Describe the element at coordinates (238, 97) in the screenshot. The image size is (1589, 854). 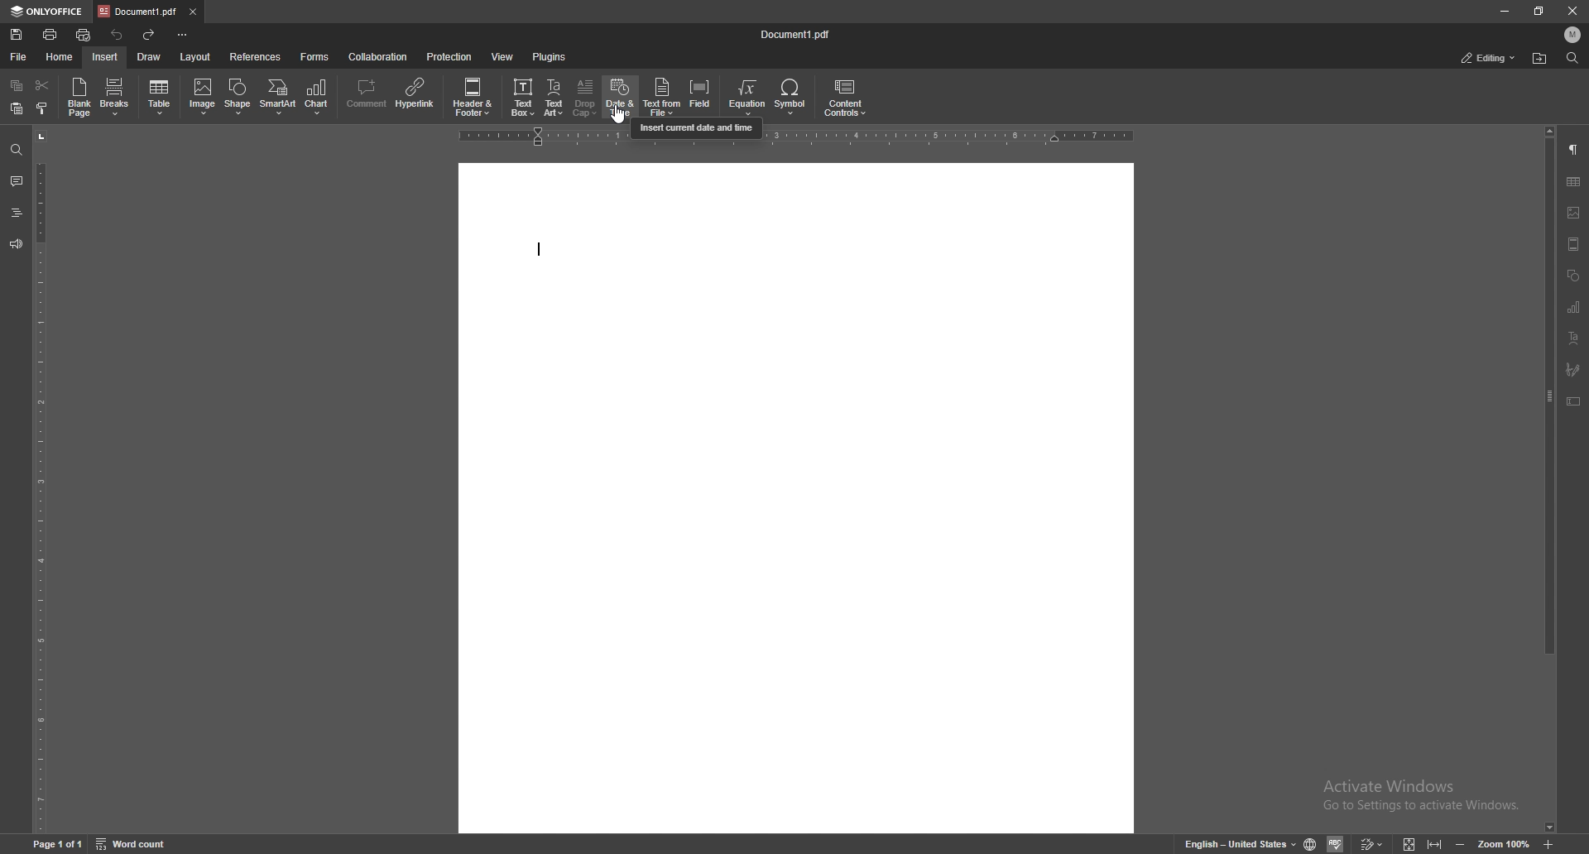
I see `shape` at that location.